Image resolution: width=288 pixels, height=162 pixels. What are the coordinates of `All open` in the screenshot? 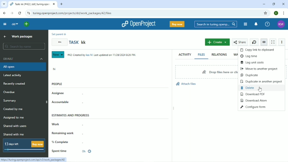 It's located at (23, 67).